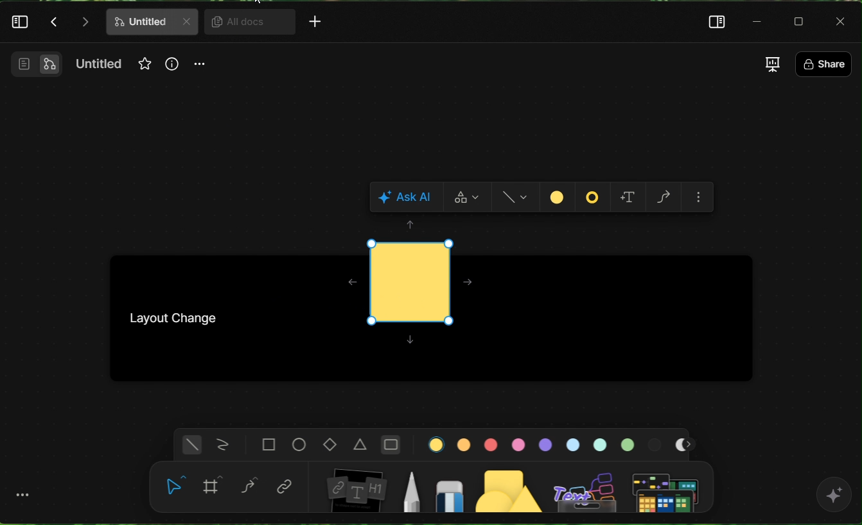 The height and width of the screenshot is (525, 862). I want to click on Actions, so click(70, 22).